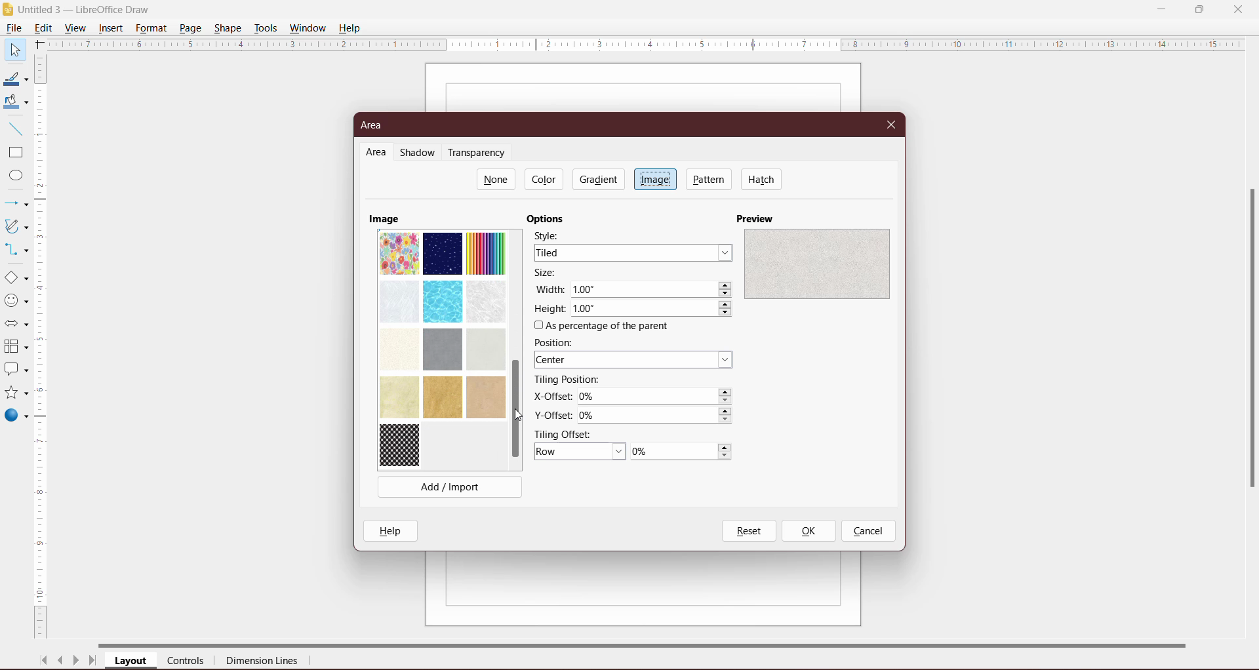 The width and height of the screenshot is (1259, 670). Describe the element at coordinates (16, 417) in the screenshot. I see `3D objects` at that location.